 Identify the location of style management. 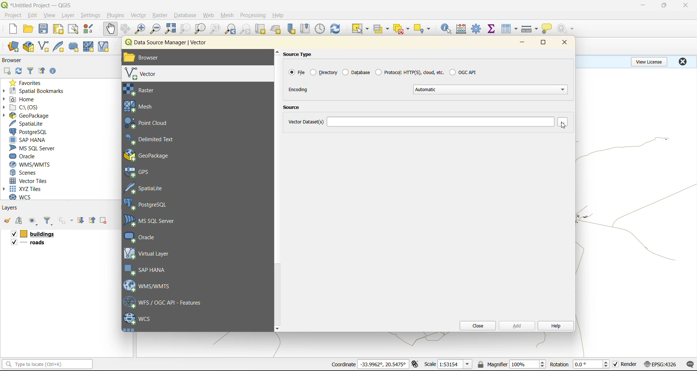
(90, 29).